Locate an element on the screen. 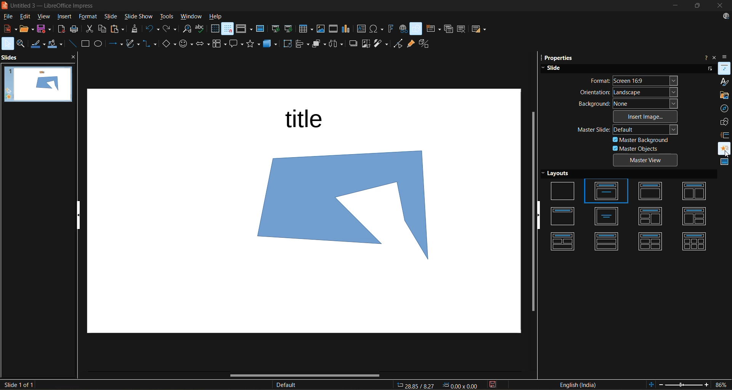 The image size is (732, 390). slide transition is located at coordinates (724, 134).